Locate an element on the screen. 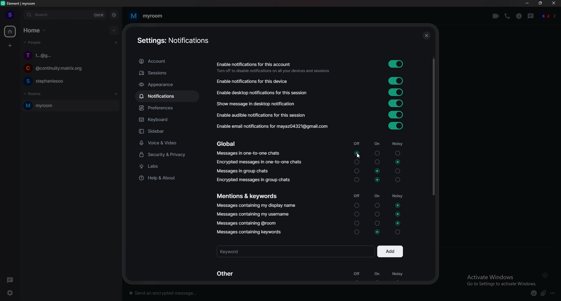  chat is located at coordinates (67, 81).